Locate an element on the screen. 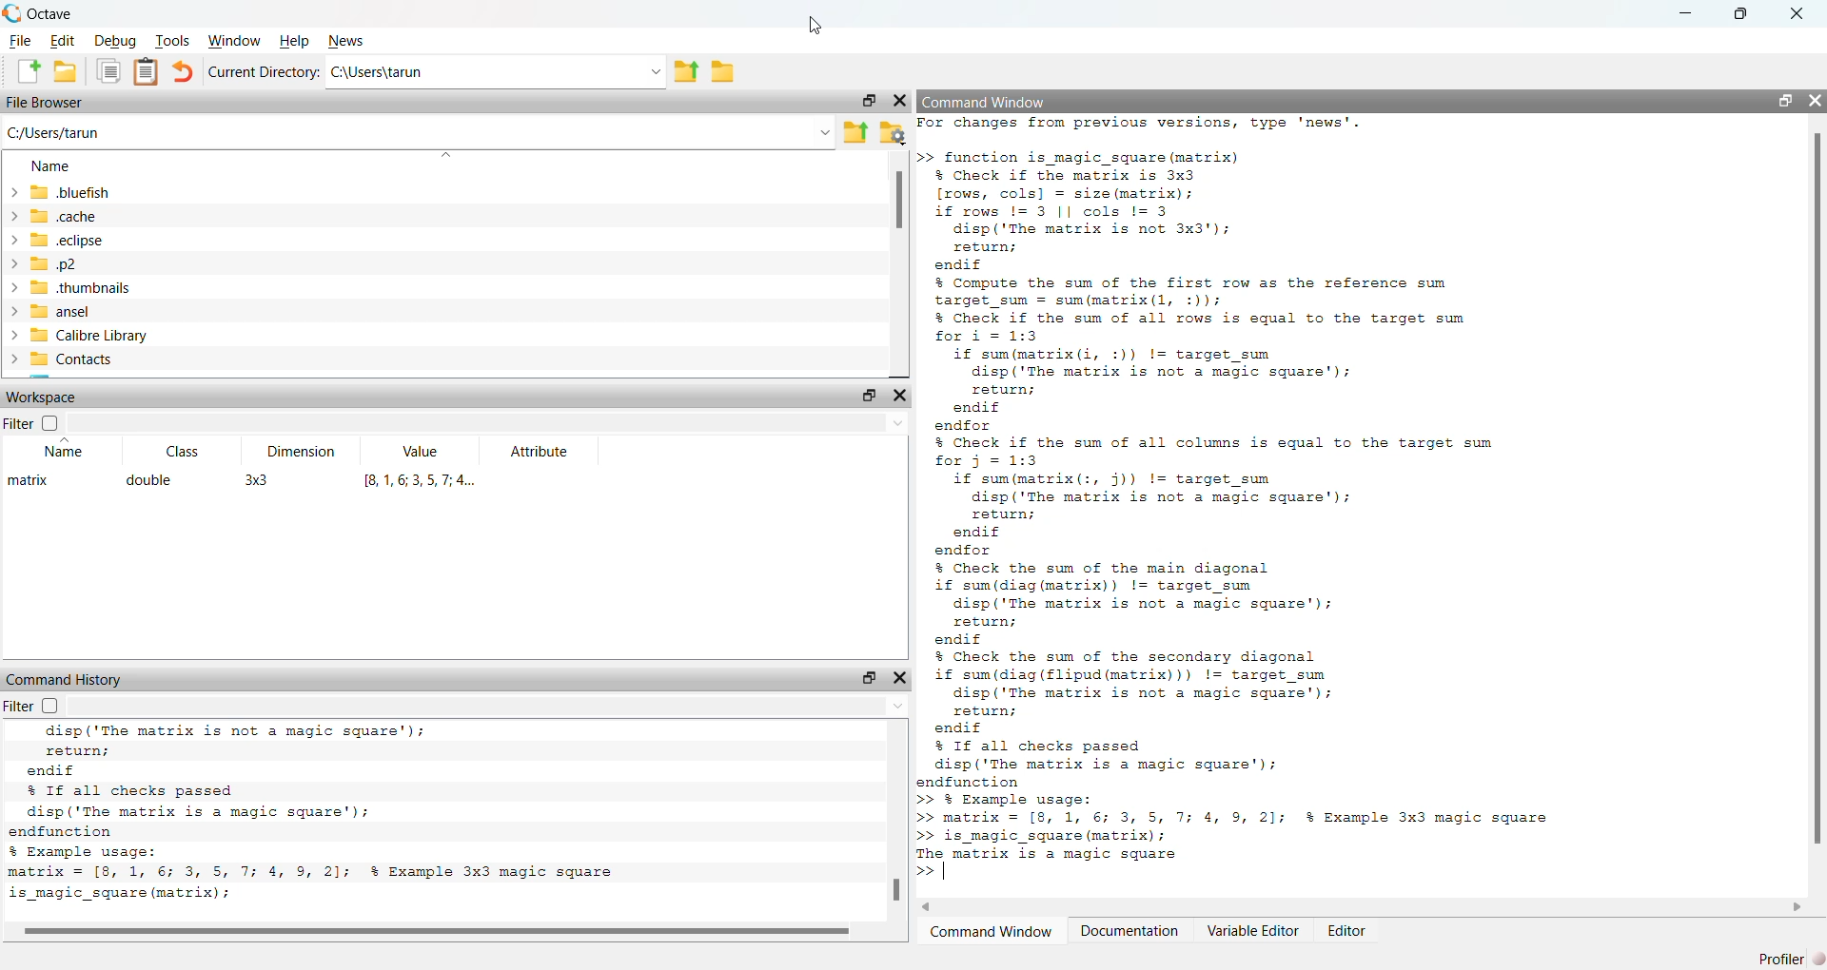  Workspace is located at coordinates (45, 398).